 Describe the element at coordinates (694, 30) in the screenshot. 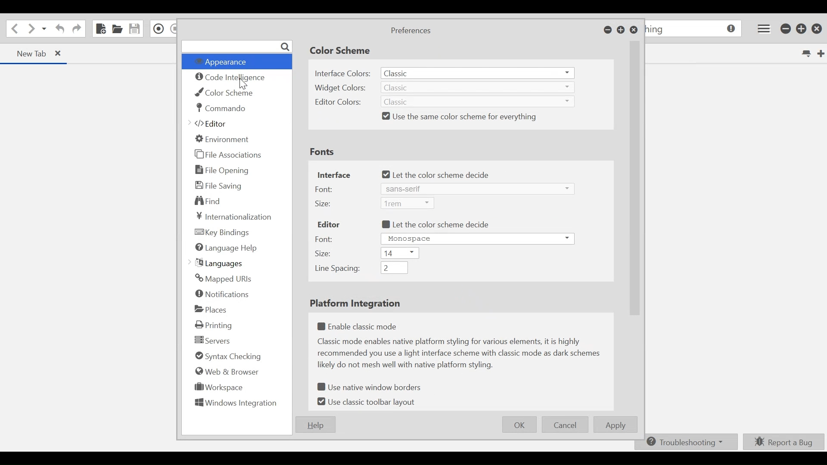

I see `go to anything` at that location.